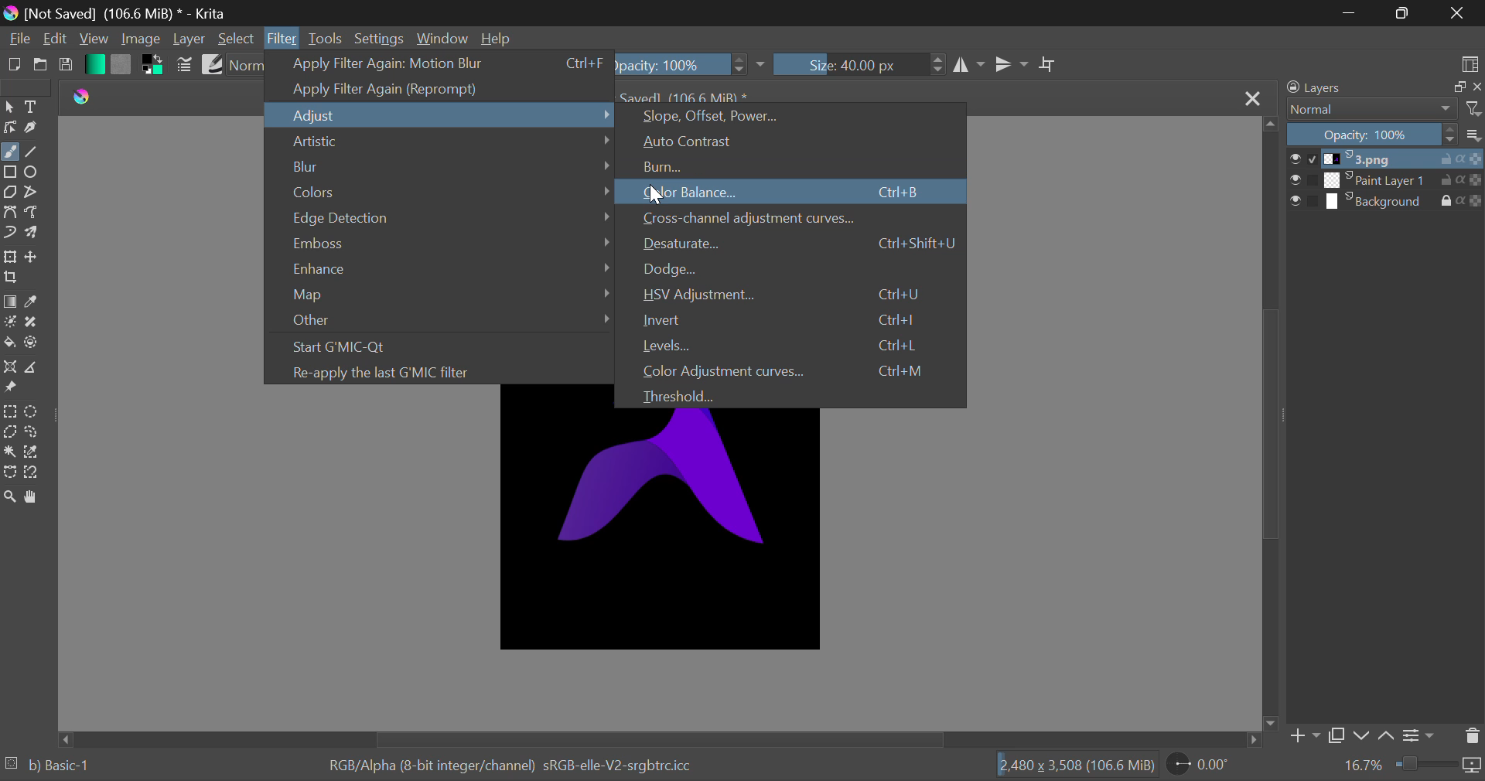 The image size is (1485, 781). Describe the element at coordinates (1422, 734) in the screenshot. I see `Settings` at that location.